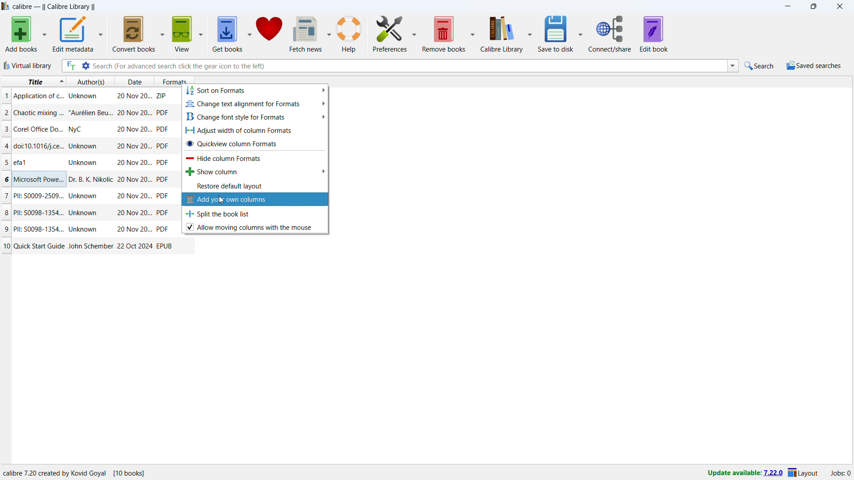  What do you see at coordinates (163, 33) in the screenshot?
I see `convert books options` at bounding box center [163, 33].